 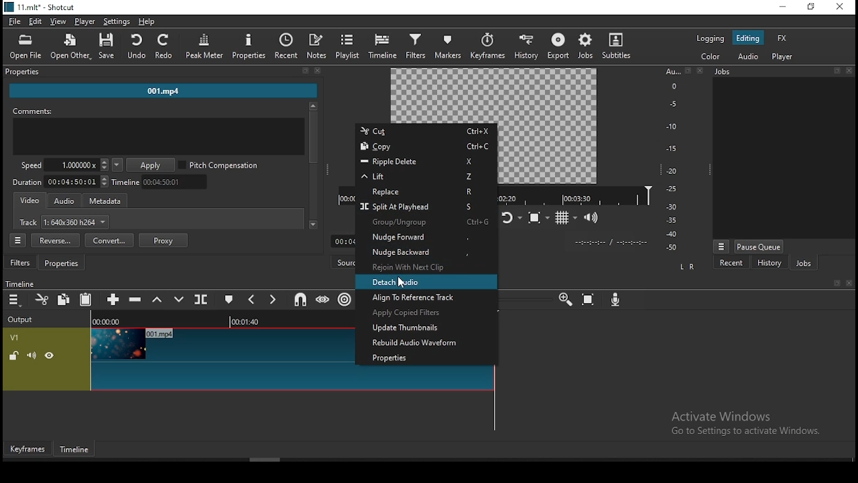 What do you see at coordinates (548, 126) in the screenshot?
I see `video preview` at bounding box center [548, 126].